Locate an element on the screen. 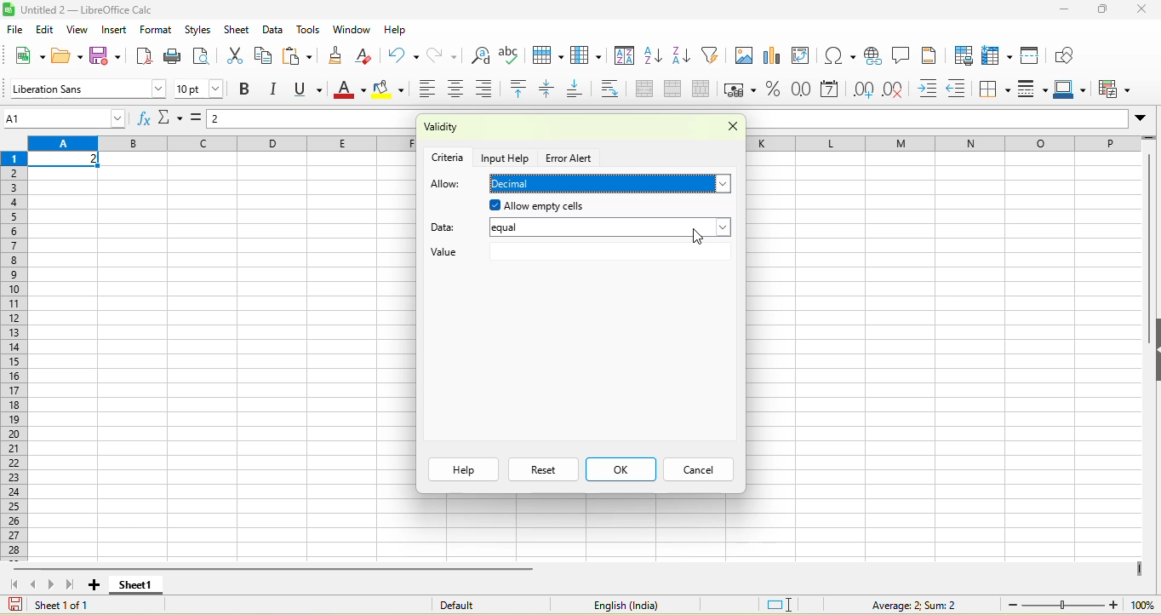 The height and width of the screenshot is (615, 1161). decrease indent is located at coordinates (961, 90).